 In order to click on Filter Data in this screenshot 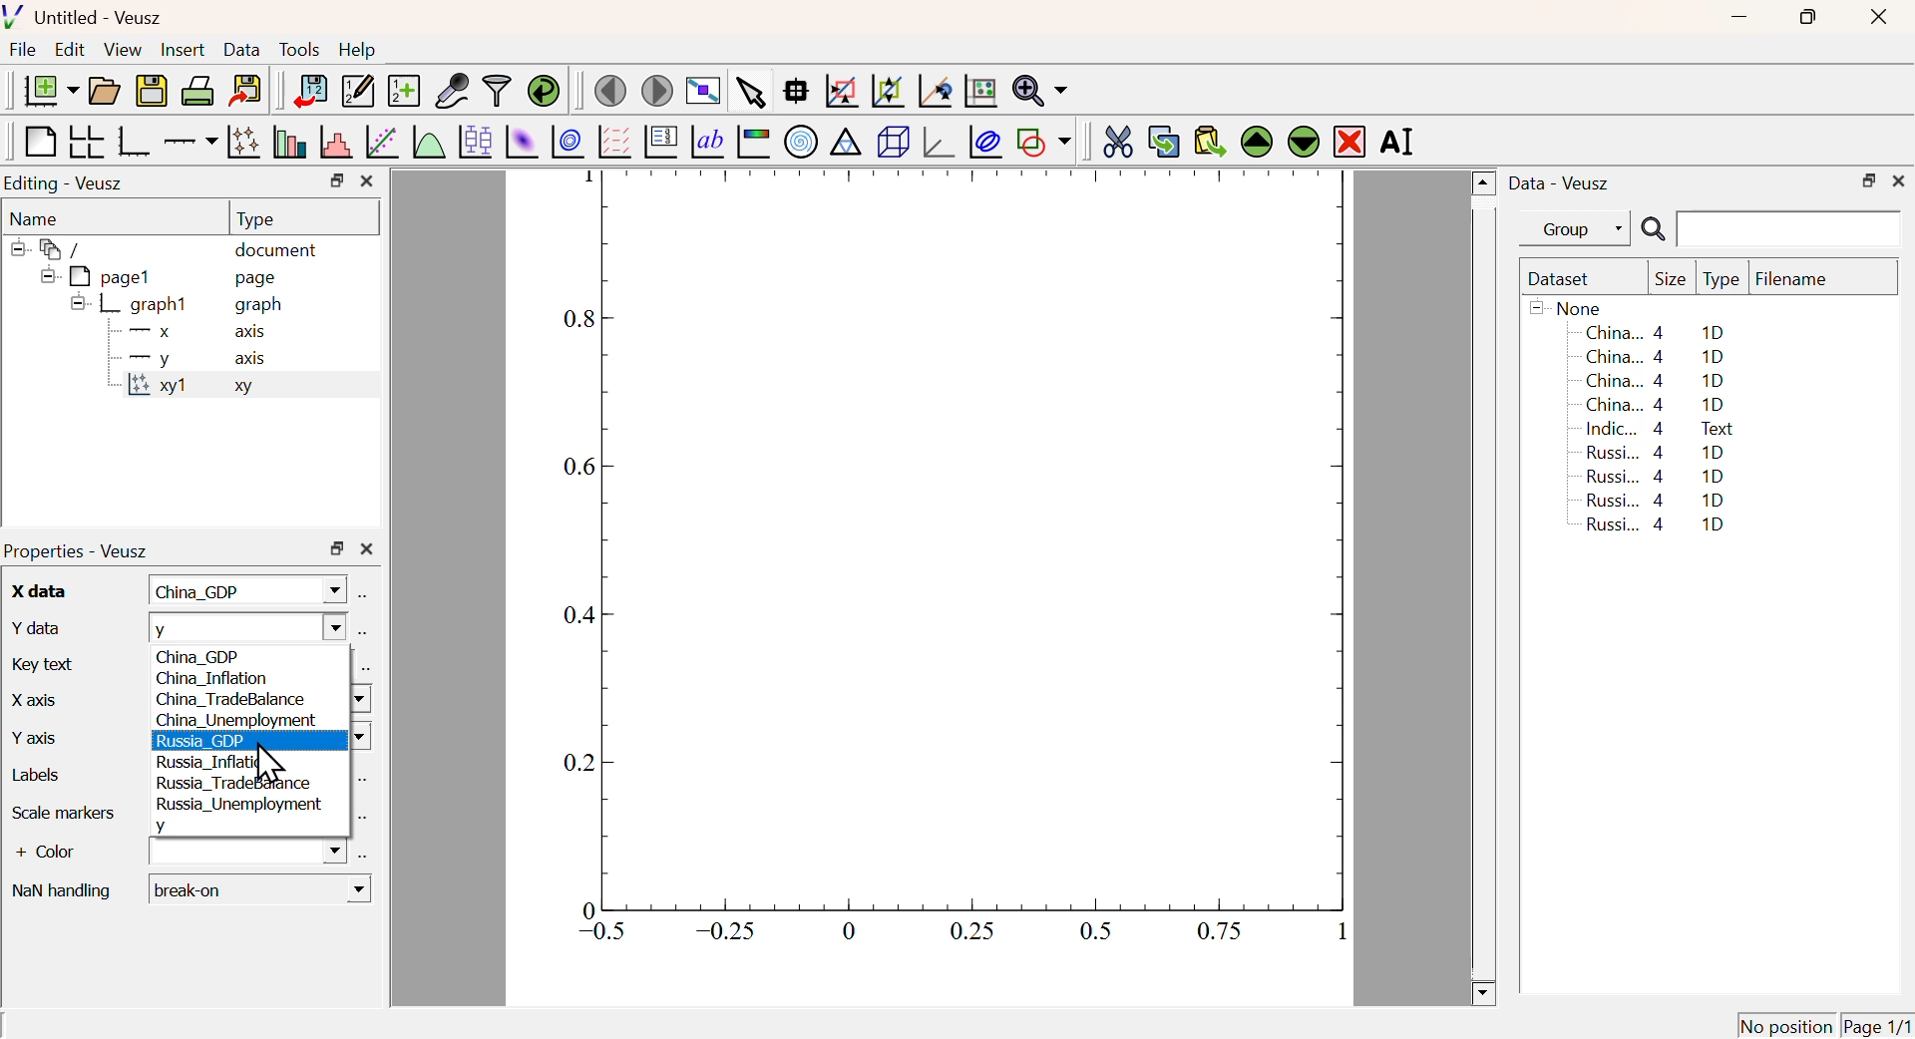, I will do `click(497, 89)`.